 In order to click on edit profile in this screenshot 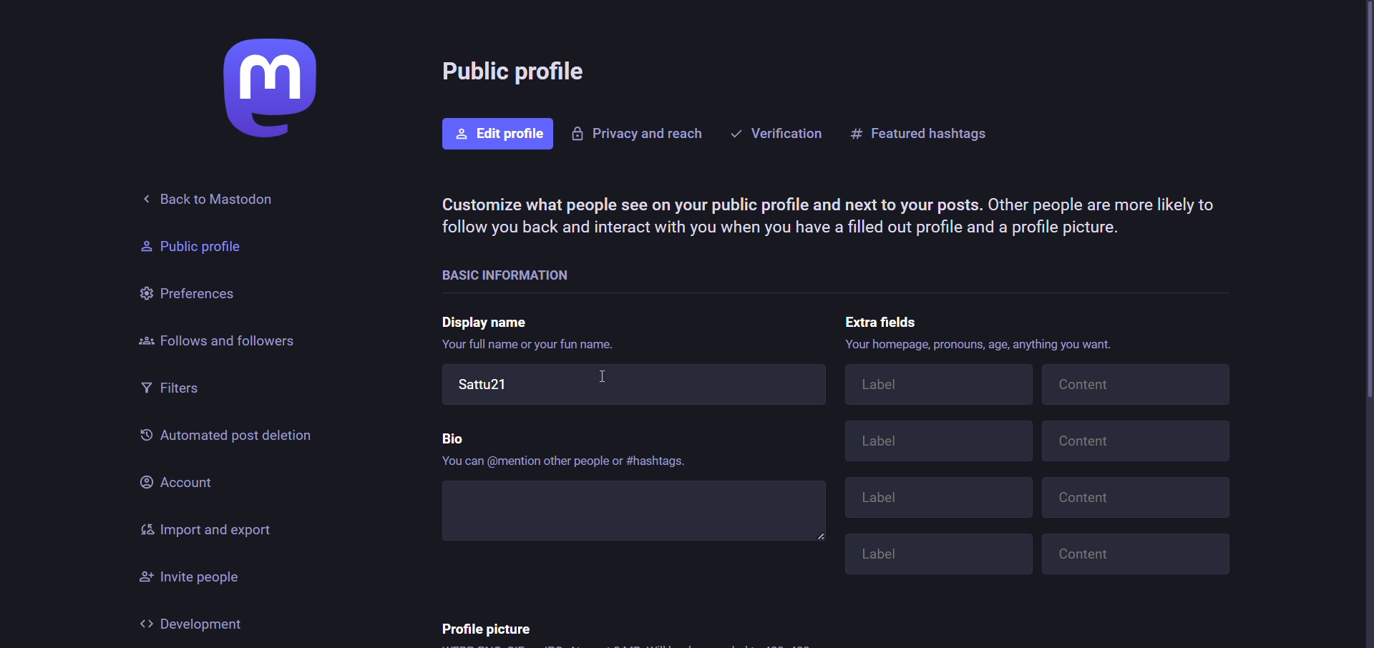, I will do `click(498, 134)`.